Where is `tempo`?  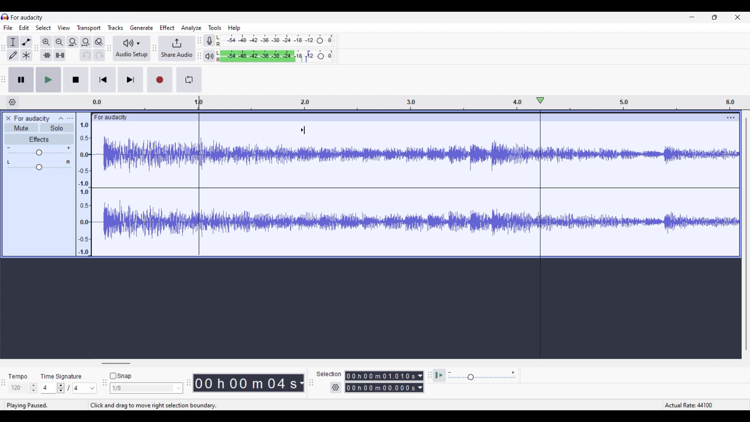
tempo is located at coordinates (18, 377).